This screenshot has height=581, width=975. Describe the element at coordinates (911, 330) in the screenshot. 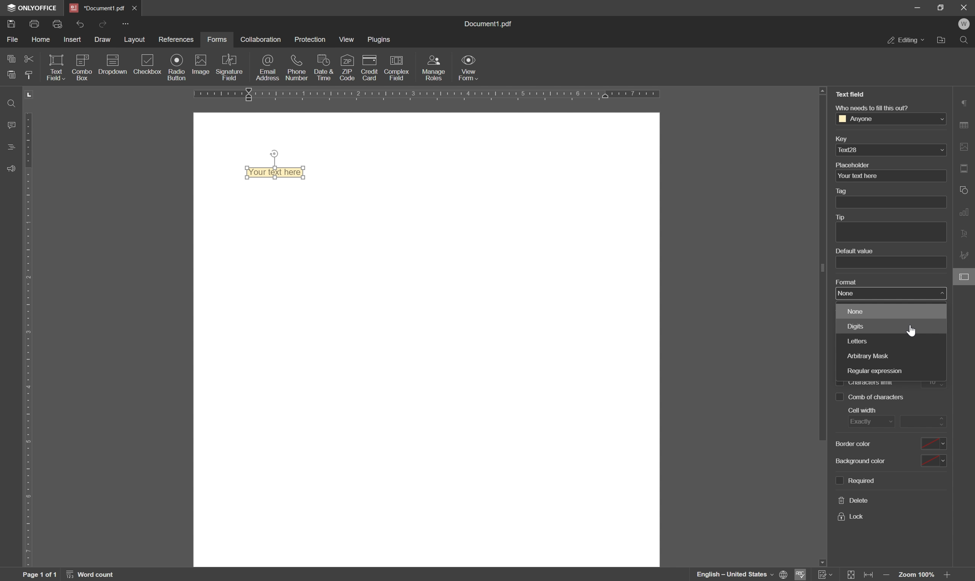

I see `cursor` at that location.